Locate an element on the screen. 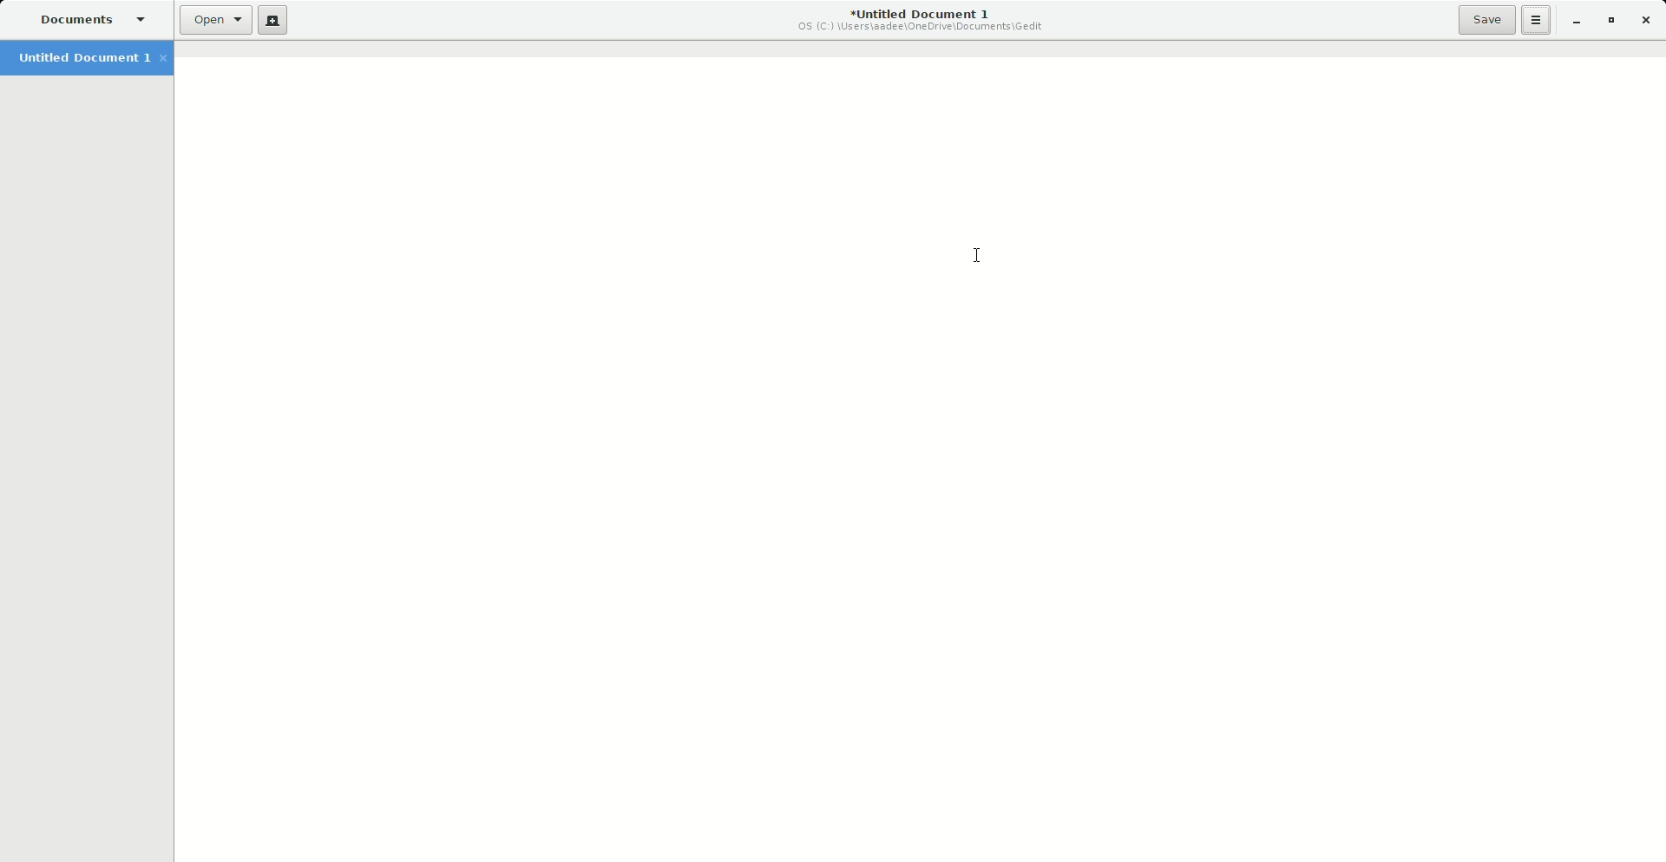 The height and width of the screenshot is (862, 1666). Untitled Document 1 is located at coordinates (87, 59).